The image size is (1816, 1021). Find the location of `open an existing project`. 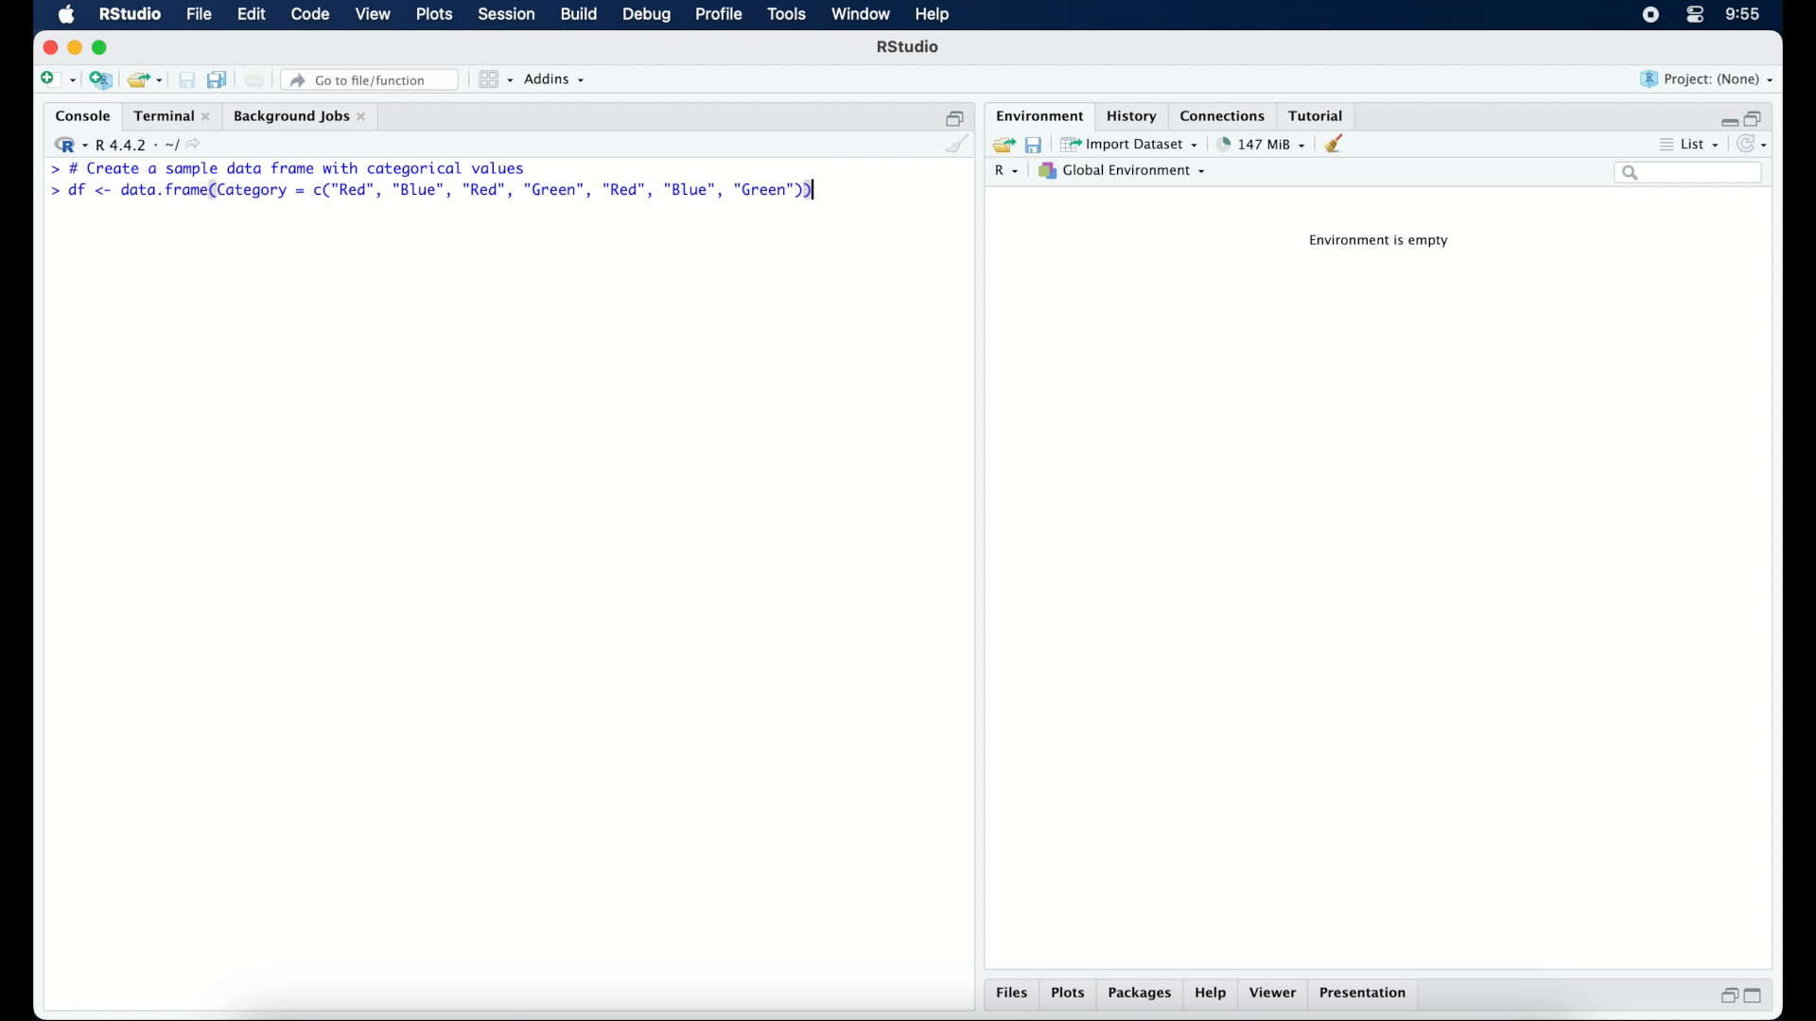

open an existing project is located at coordinates (146, 80).